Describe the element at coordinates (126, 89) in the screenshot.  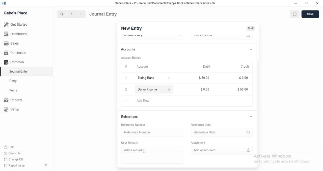
I see `close` at that location.